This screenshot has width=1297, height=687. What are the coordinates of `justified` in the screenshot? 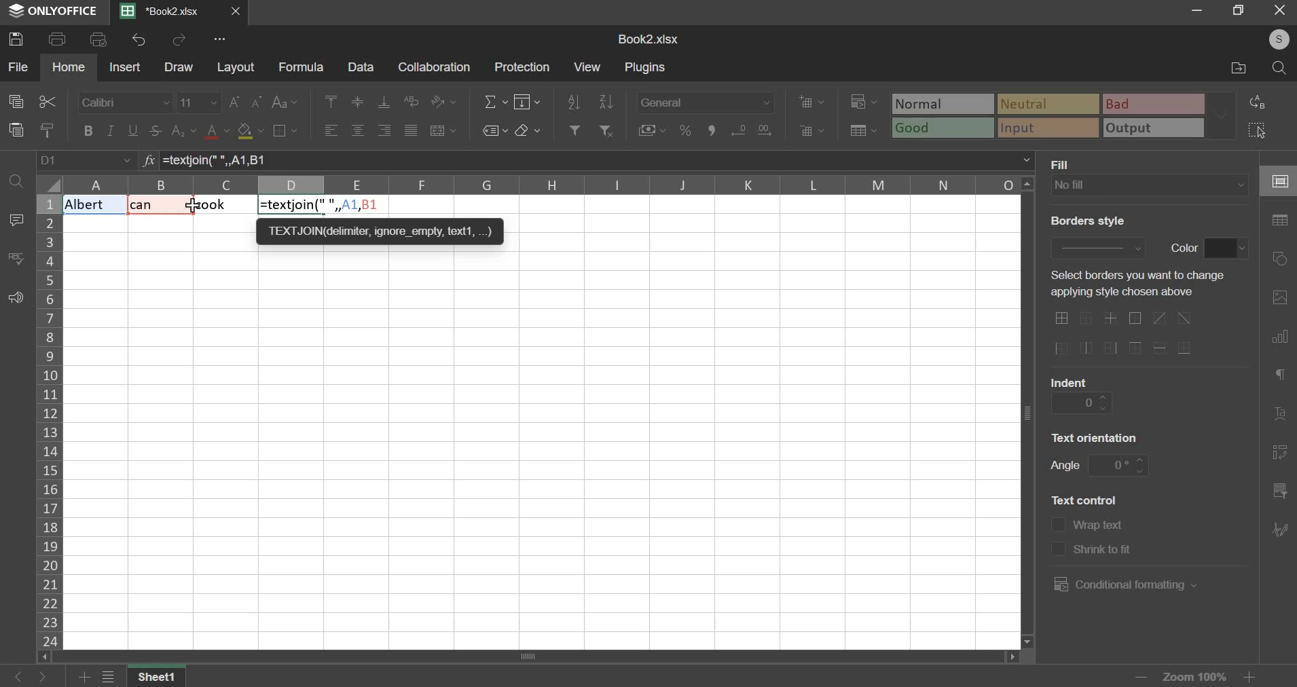 It's located at (410, 130).